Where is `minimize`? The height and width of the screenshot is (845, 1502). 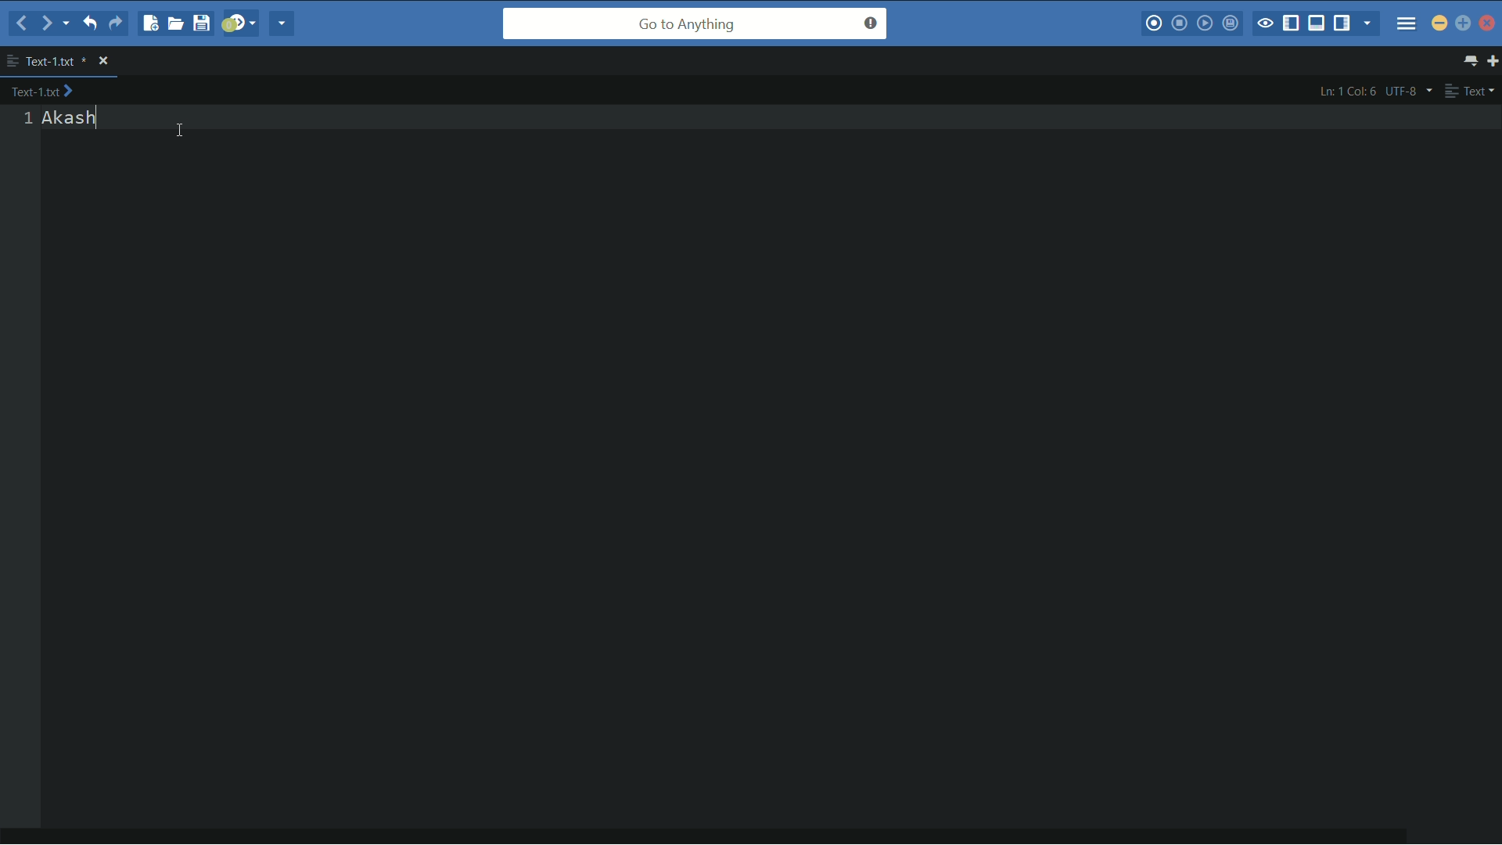
minimize is located at coordinates (1439, 24).